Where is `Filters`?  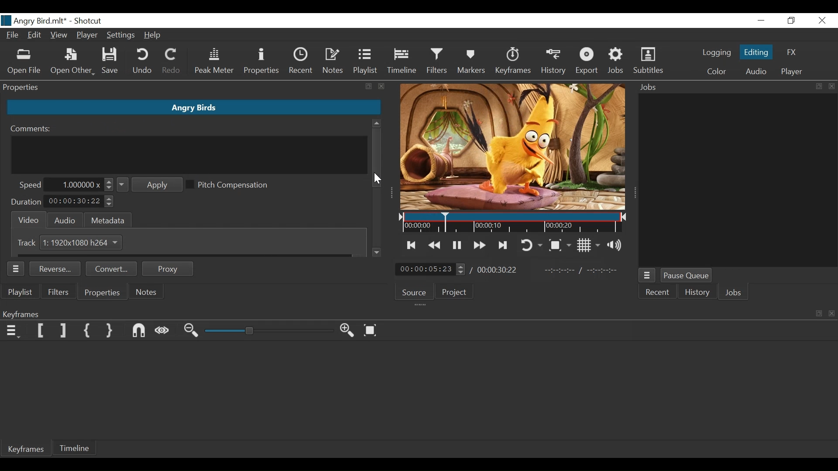 Filters is located at coordinates (57, 292).